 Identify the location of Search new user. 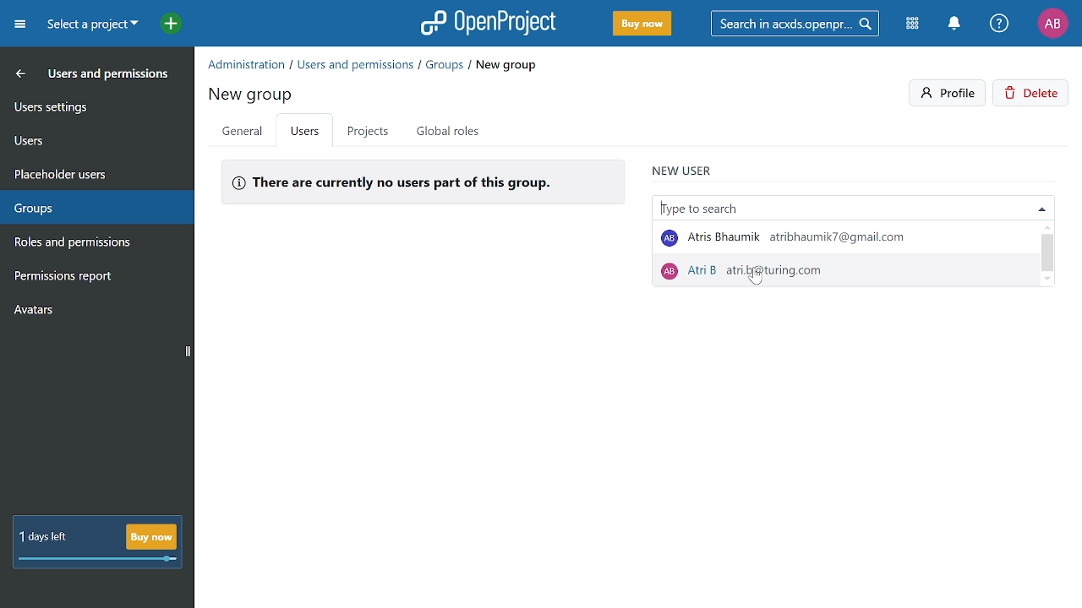
(852, 205).